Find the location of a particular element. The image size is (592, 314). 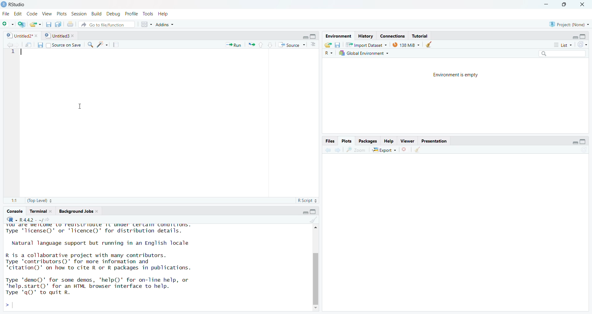

~& Export + is located at coordinates (386, 150).